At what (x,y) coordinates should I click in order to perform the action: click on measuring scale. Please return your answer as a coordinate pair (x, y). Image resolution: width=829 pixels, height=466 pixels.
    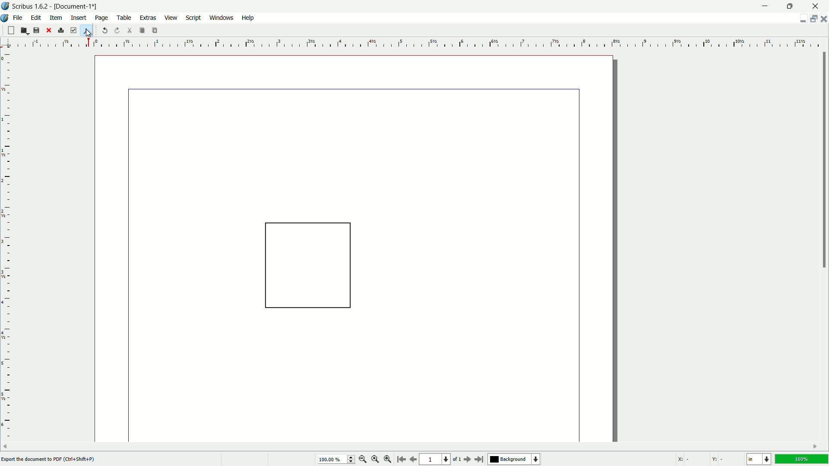
    Looking at the image, I should click on (424, 43).